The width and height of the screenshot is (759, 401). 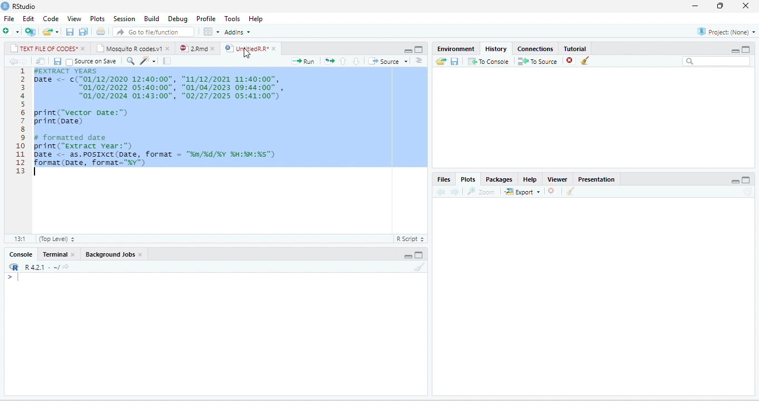 I want to click on rerun, so click(x=329, y=61).